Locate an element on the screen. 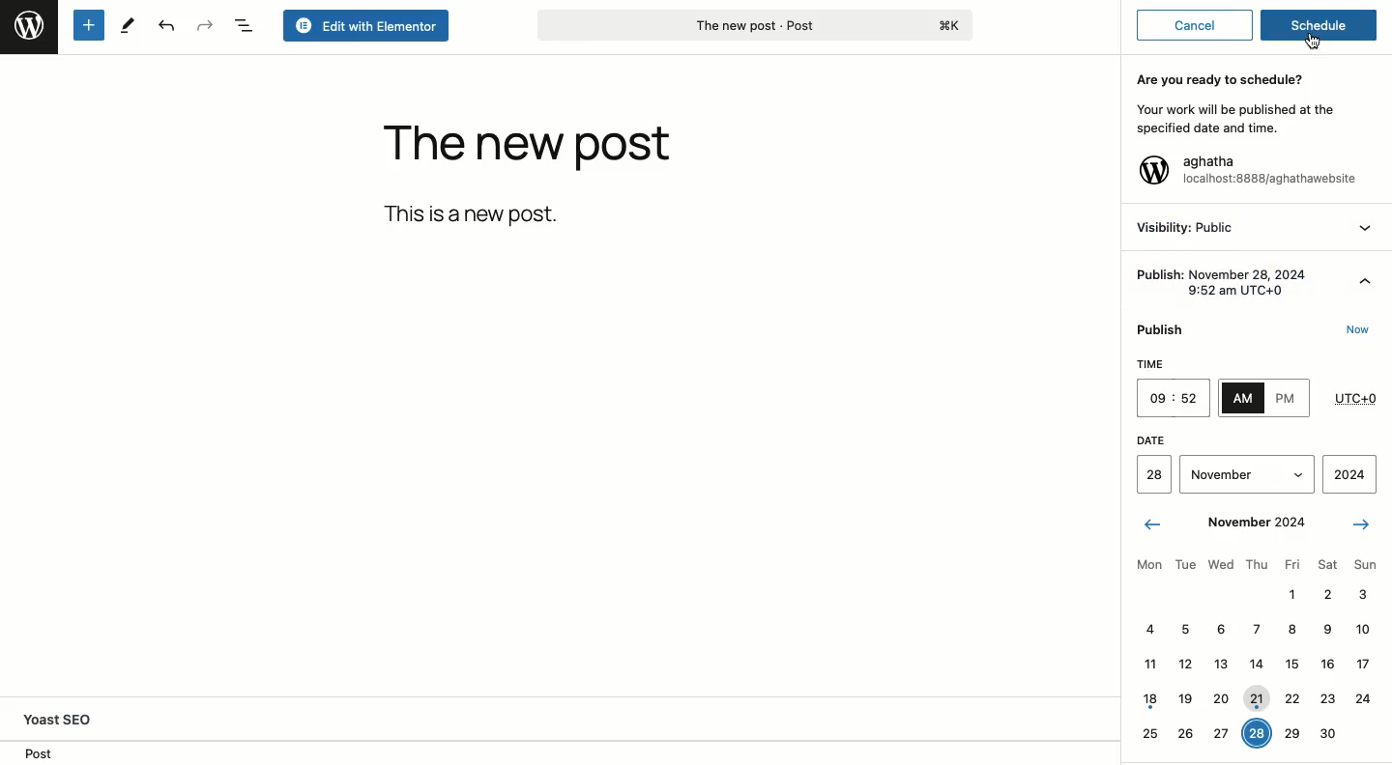  Time is located at coordinates (1172, 364).